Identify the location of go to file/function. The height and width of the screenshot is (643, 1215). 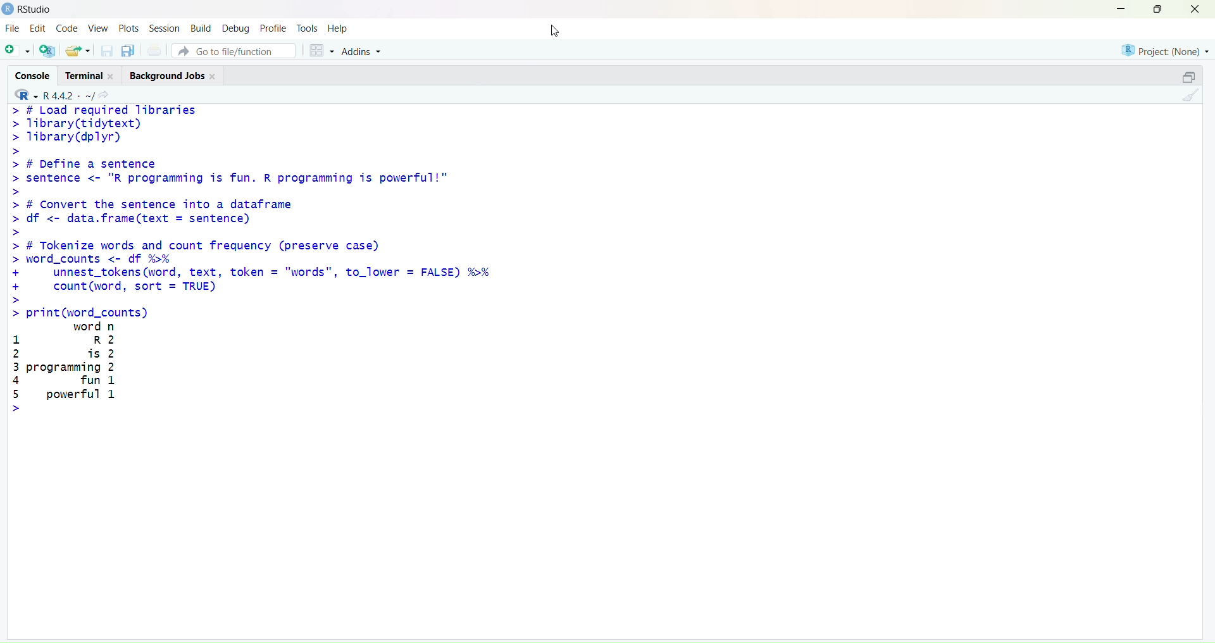
(234, 51).